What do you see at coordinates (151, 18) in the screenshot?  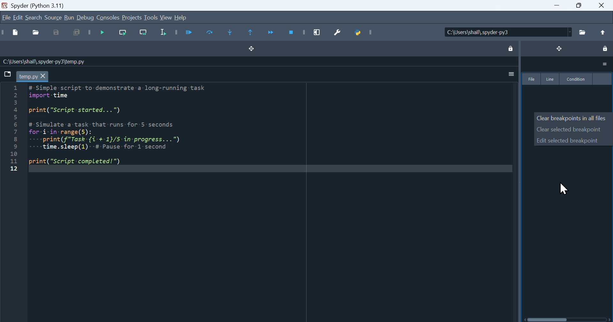 I see `Tools` at bounding box center [151, 18].